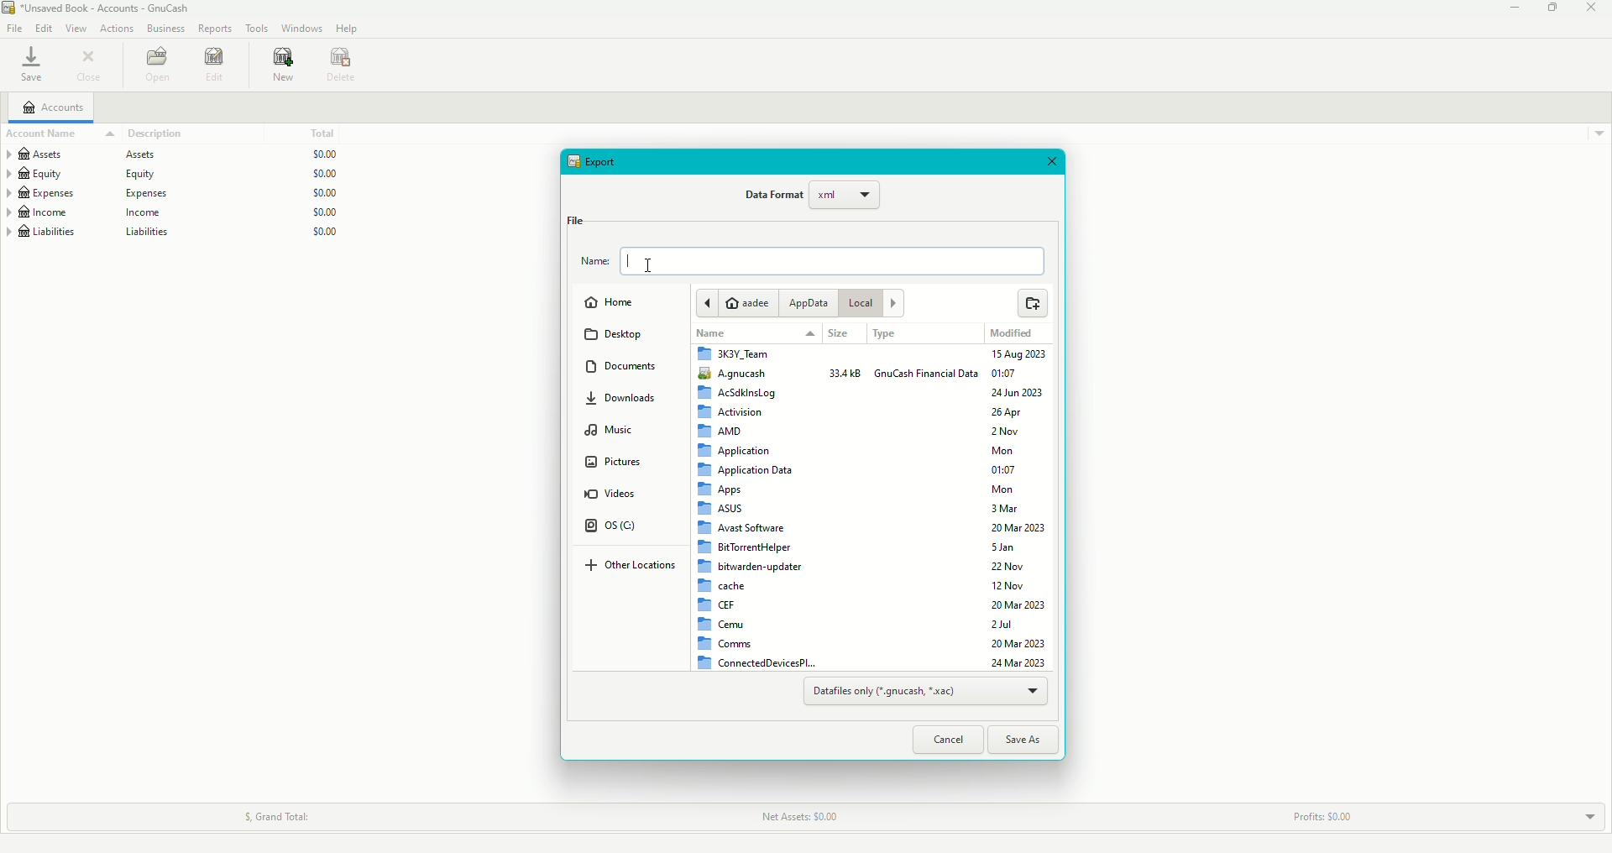  I want to click on Profits, so click(1319, 812).